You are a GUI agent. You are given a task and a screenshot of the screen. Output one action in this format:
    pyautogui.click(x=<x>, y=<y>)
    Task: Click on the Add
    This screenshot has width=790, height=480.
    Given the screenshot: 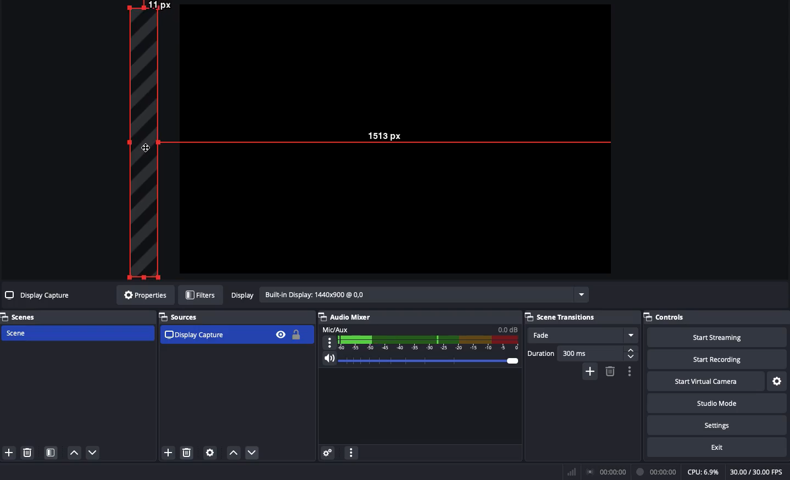 What is the action you would take?
    pyautogui.click(x=591, y=371)
    